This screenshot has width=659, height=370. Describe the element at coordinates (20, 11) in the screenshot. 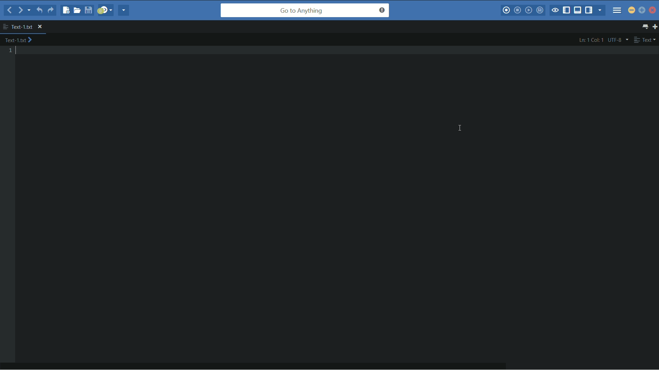

I see `forward` at that location.